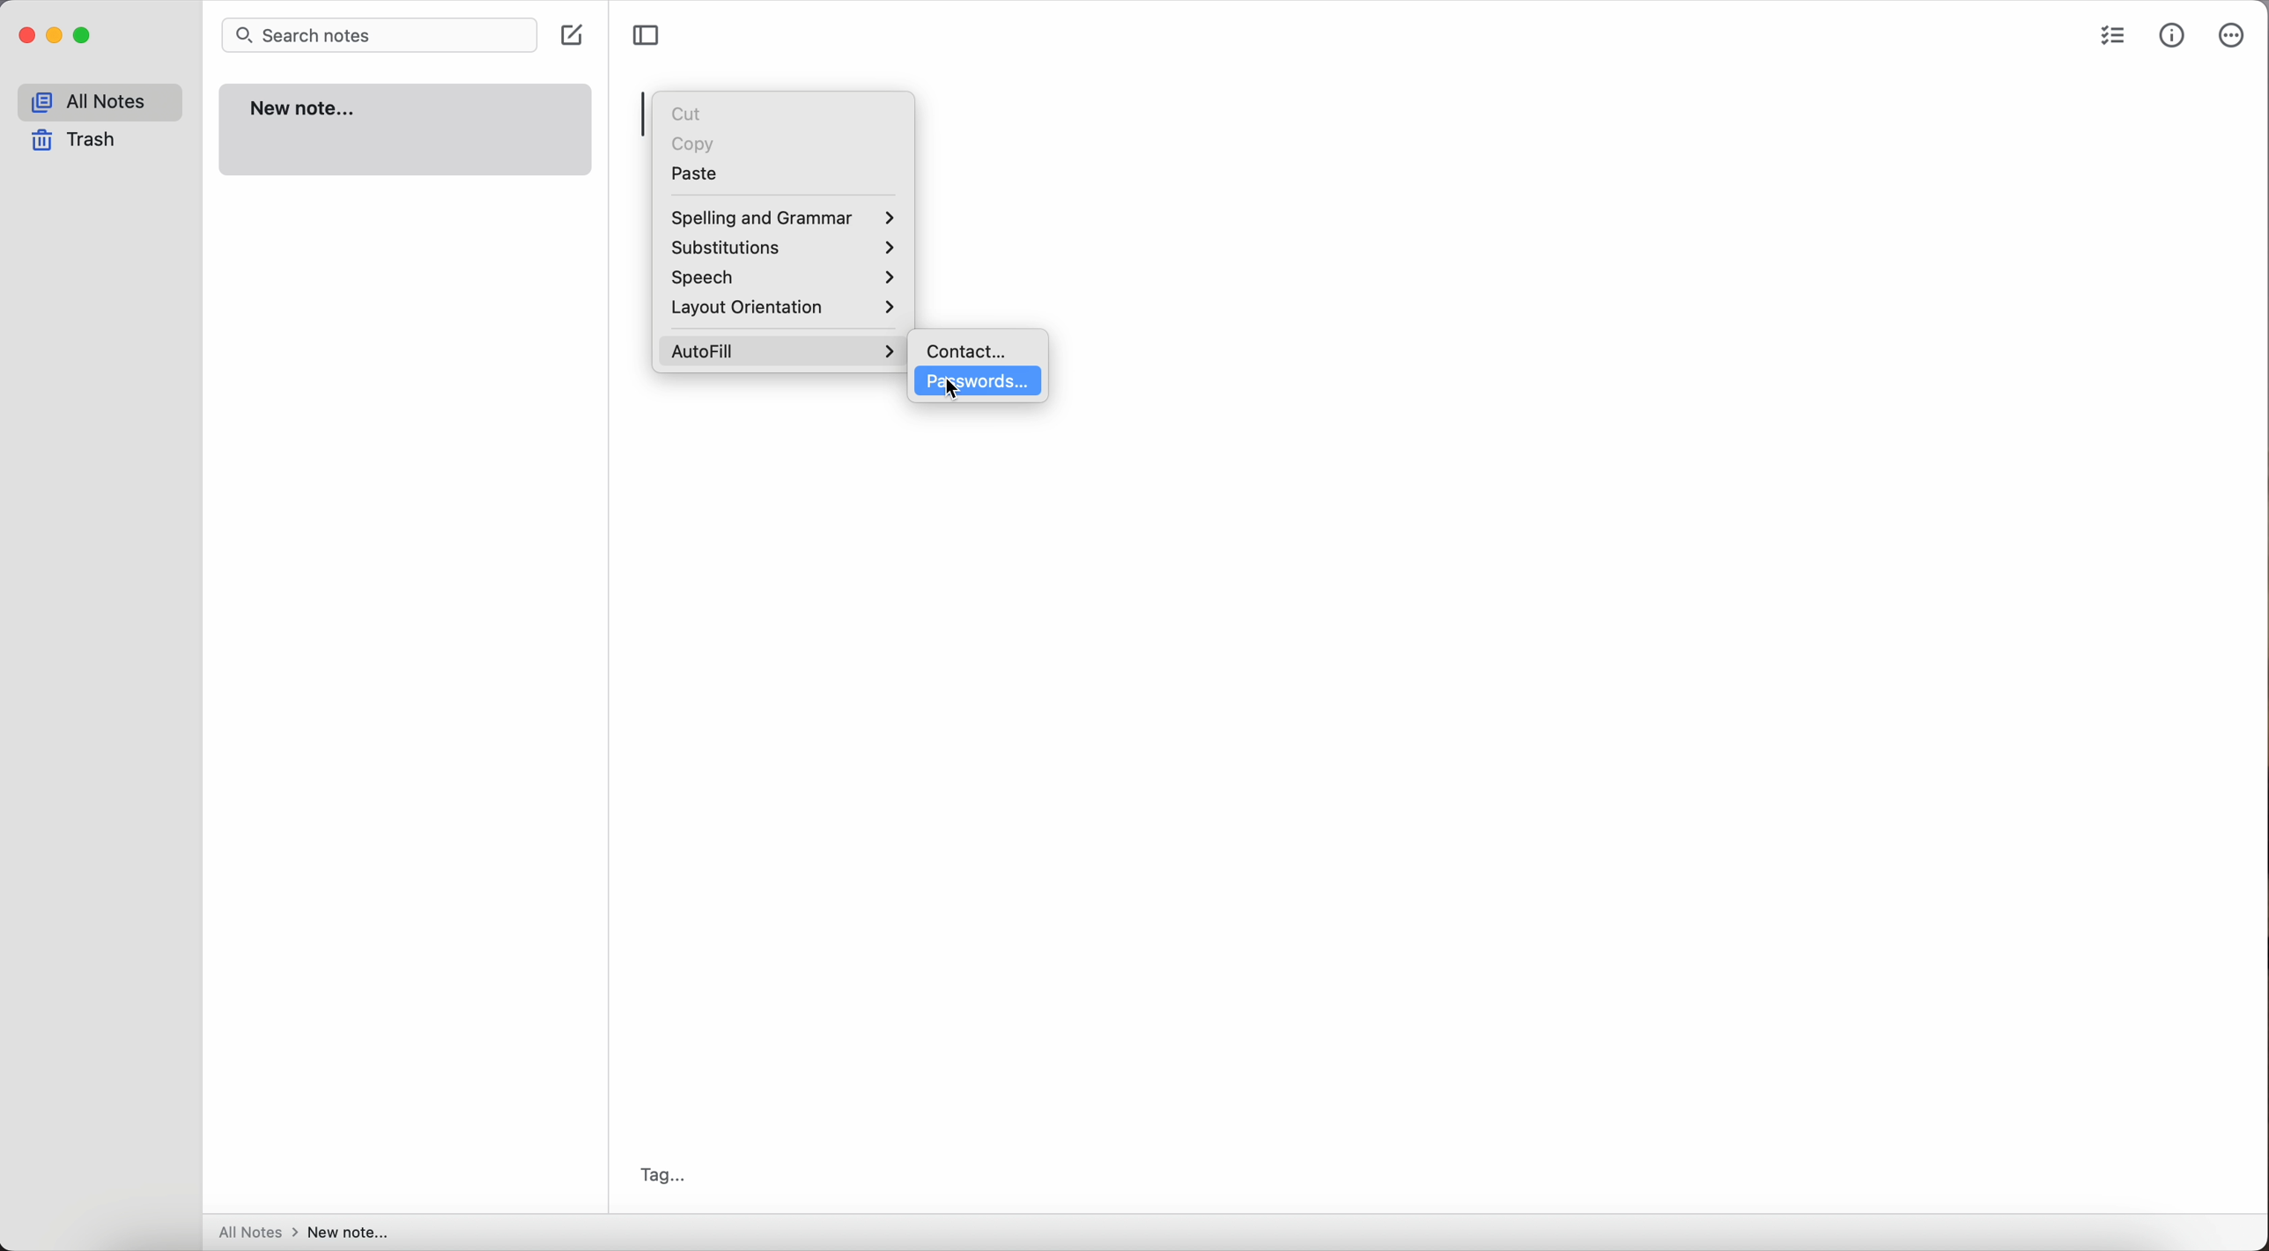 This screenshot has height=1251, width=2269. I want to click on new note, so click(407, 130).